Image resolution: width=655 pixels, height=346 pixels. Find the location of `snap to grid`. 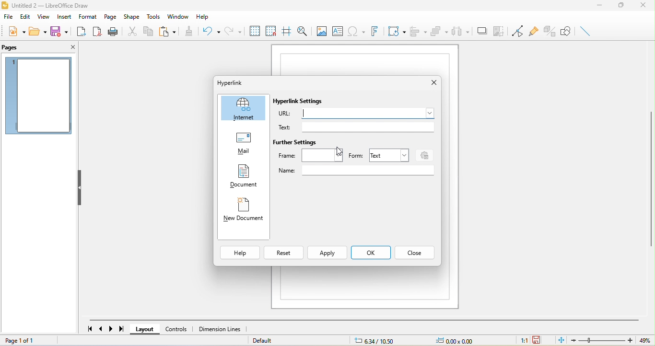

snap to grid is located at coordinates (271, 31).